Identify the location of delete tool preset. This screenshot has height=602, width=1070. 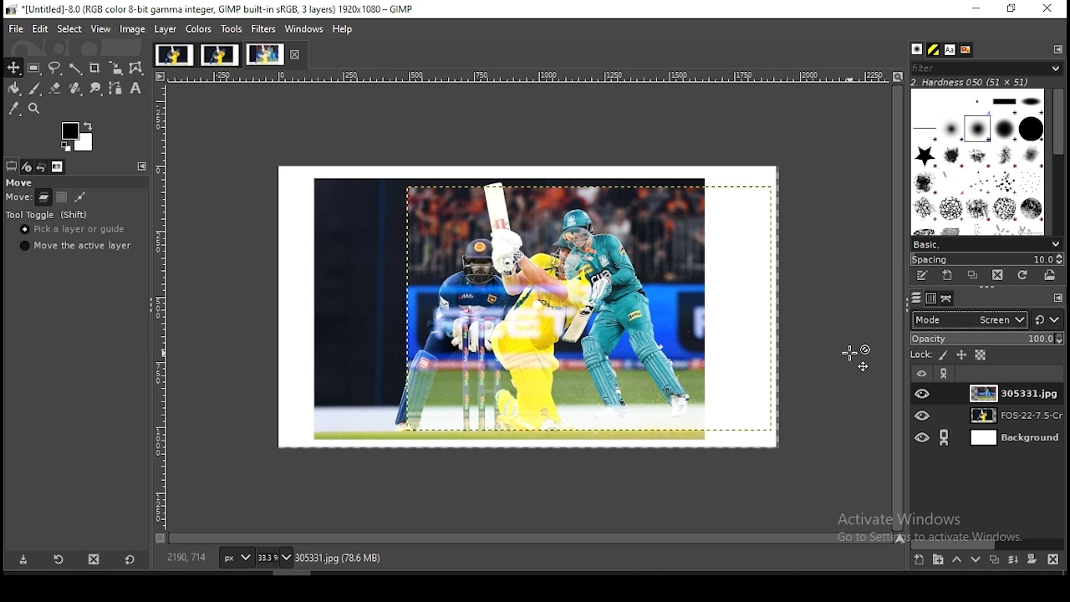
(92, 559).